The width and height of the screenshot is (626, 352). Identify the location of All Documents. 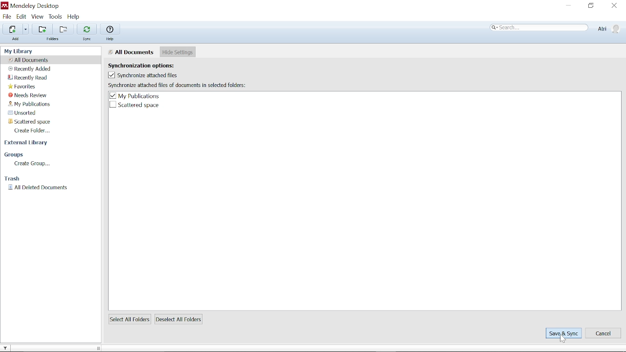
(131, 52).